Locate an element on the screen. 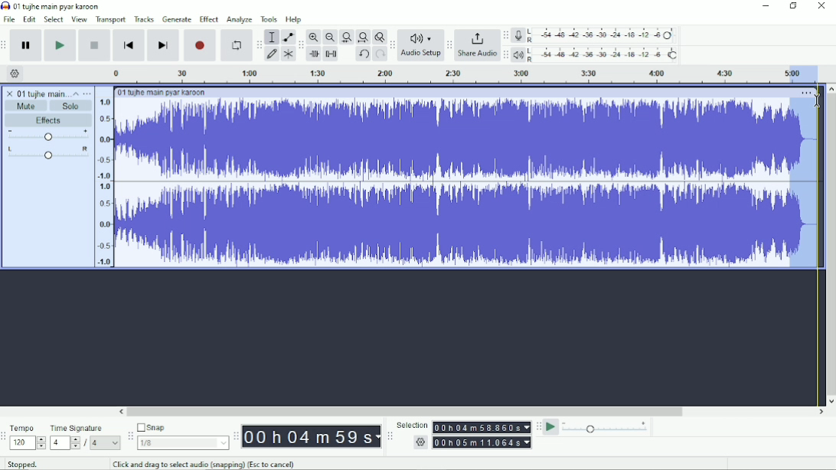  Audacity snapping toolbar is located at coordinates (130, 436).